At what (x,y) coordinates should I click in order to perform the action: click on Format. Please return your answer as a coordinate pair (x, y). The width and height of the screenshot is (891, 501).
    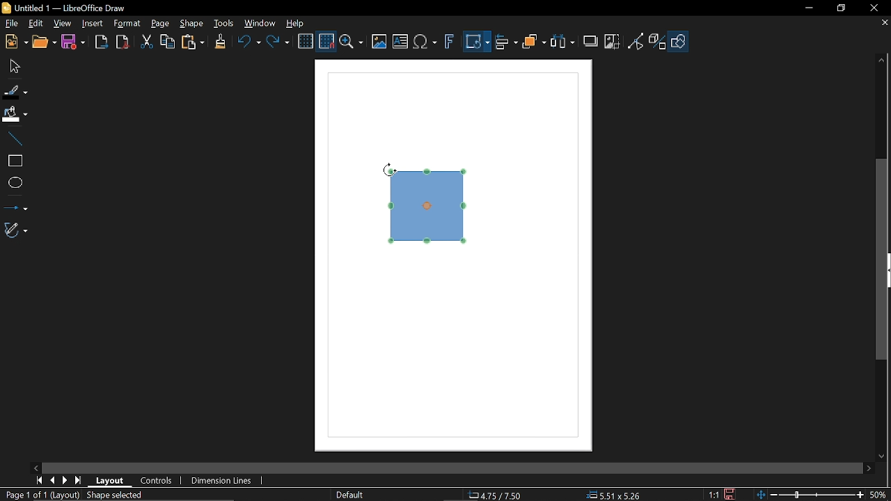
    Looking at the image, I should click on (127, 24).